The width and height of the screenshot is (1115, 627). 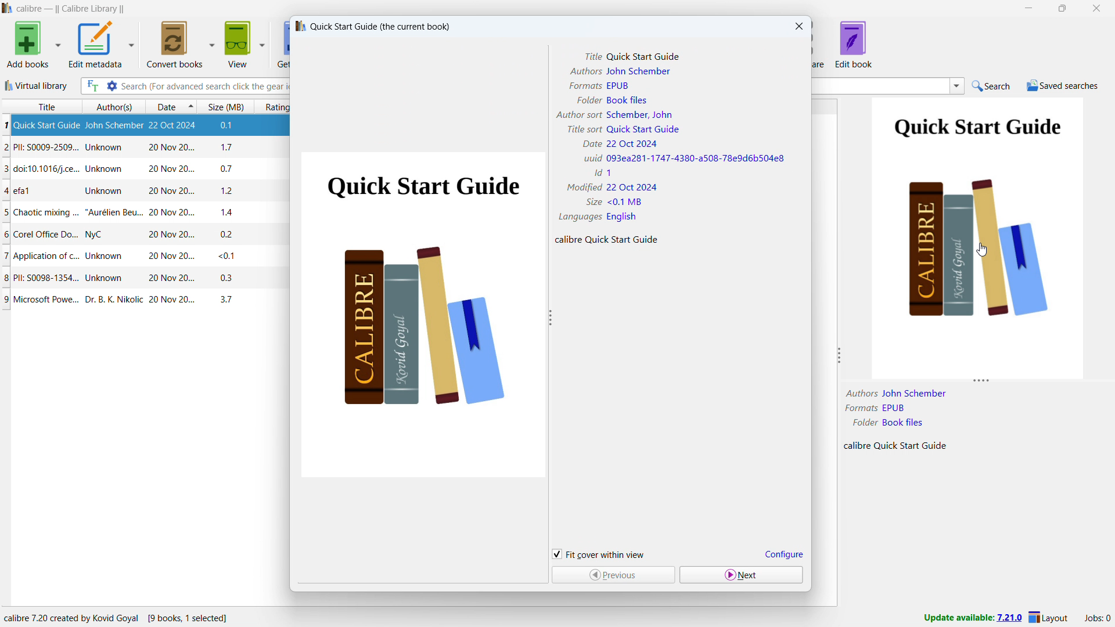 I want to click on calibre - | Calibre Library, so click(x=70, y=9).